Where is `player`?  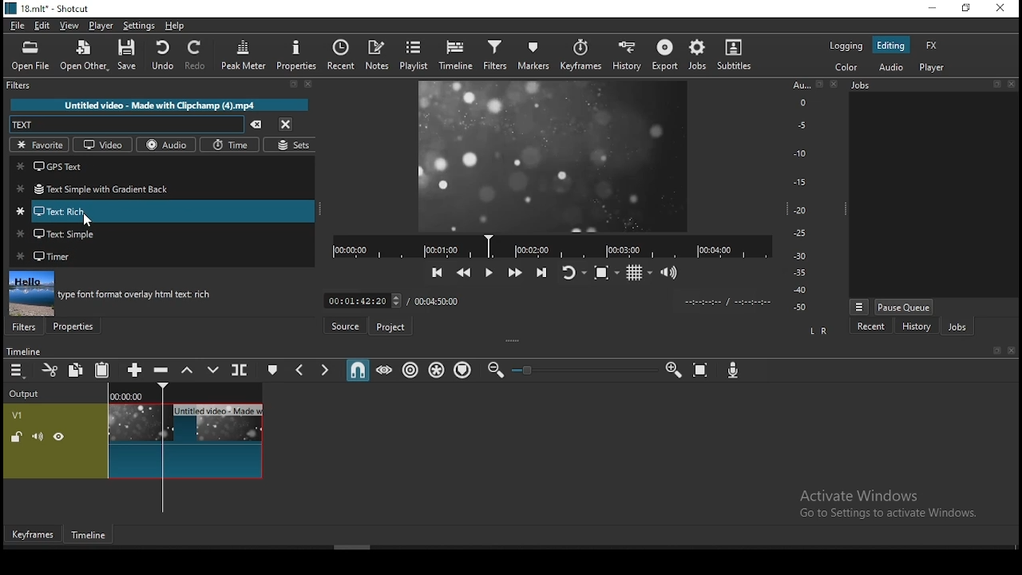
player is located at coordinates (934, 67).